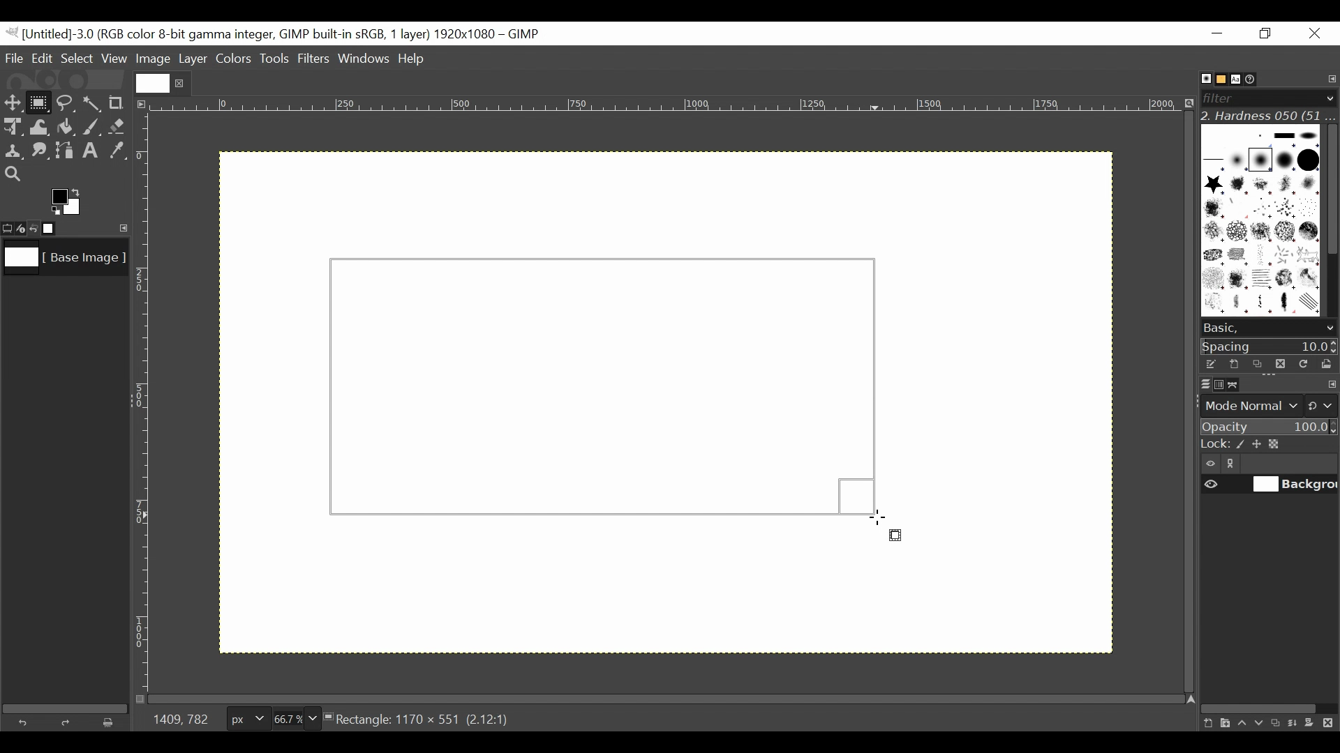 The height and width of the screenshot is (753, 1340). I want to click on Lock, so click(1268, 445).